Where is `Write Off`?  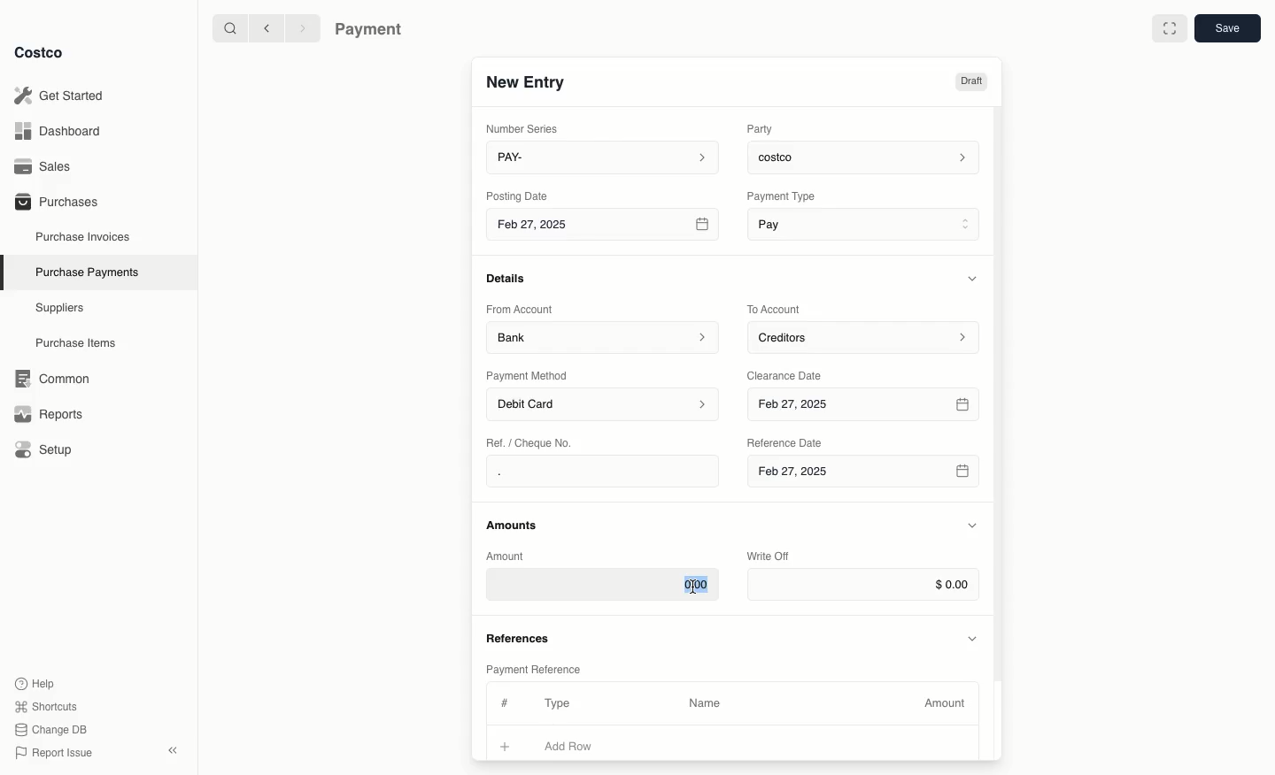
Write Off is located at coordinates (769, 557).